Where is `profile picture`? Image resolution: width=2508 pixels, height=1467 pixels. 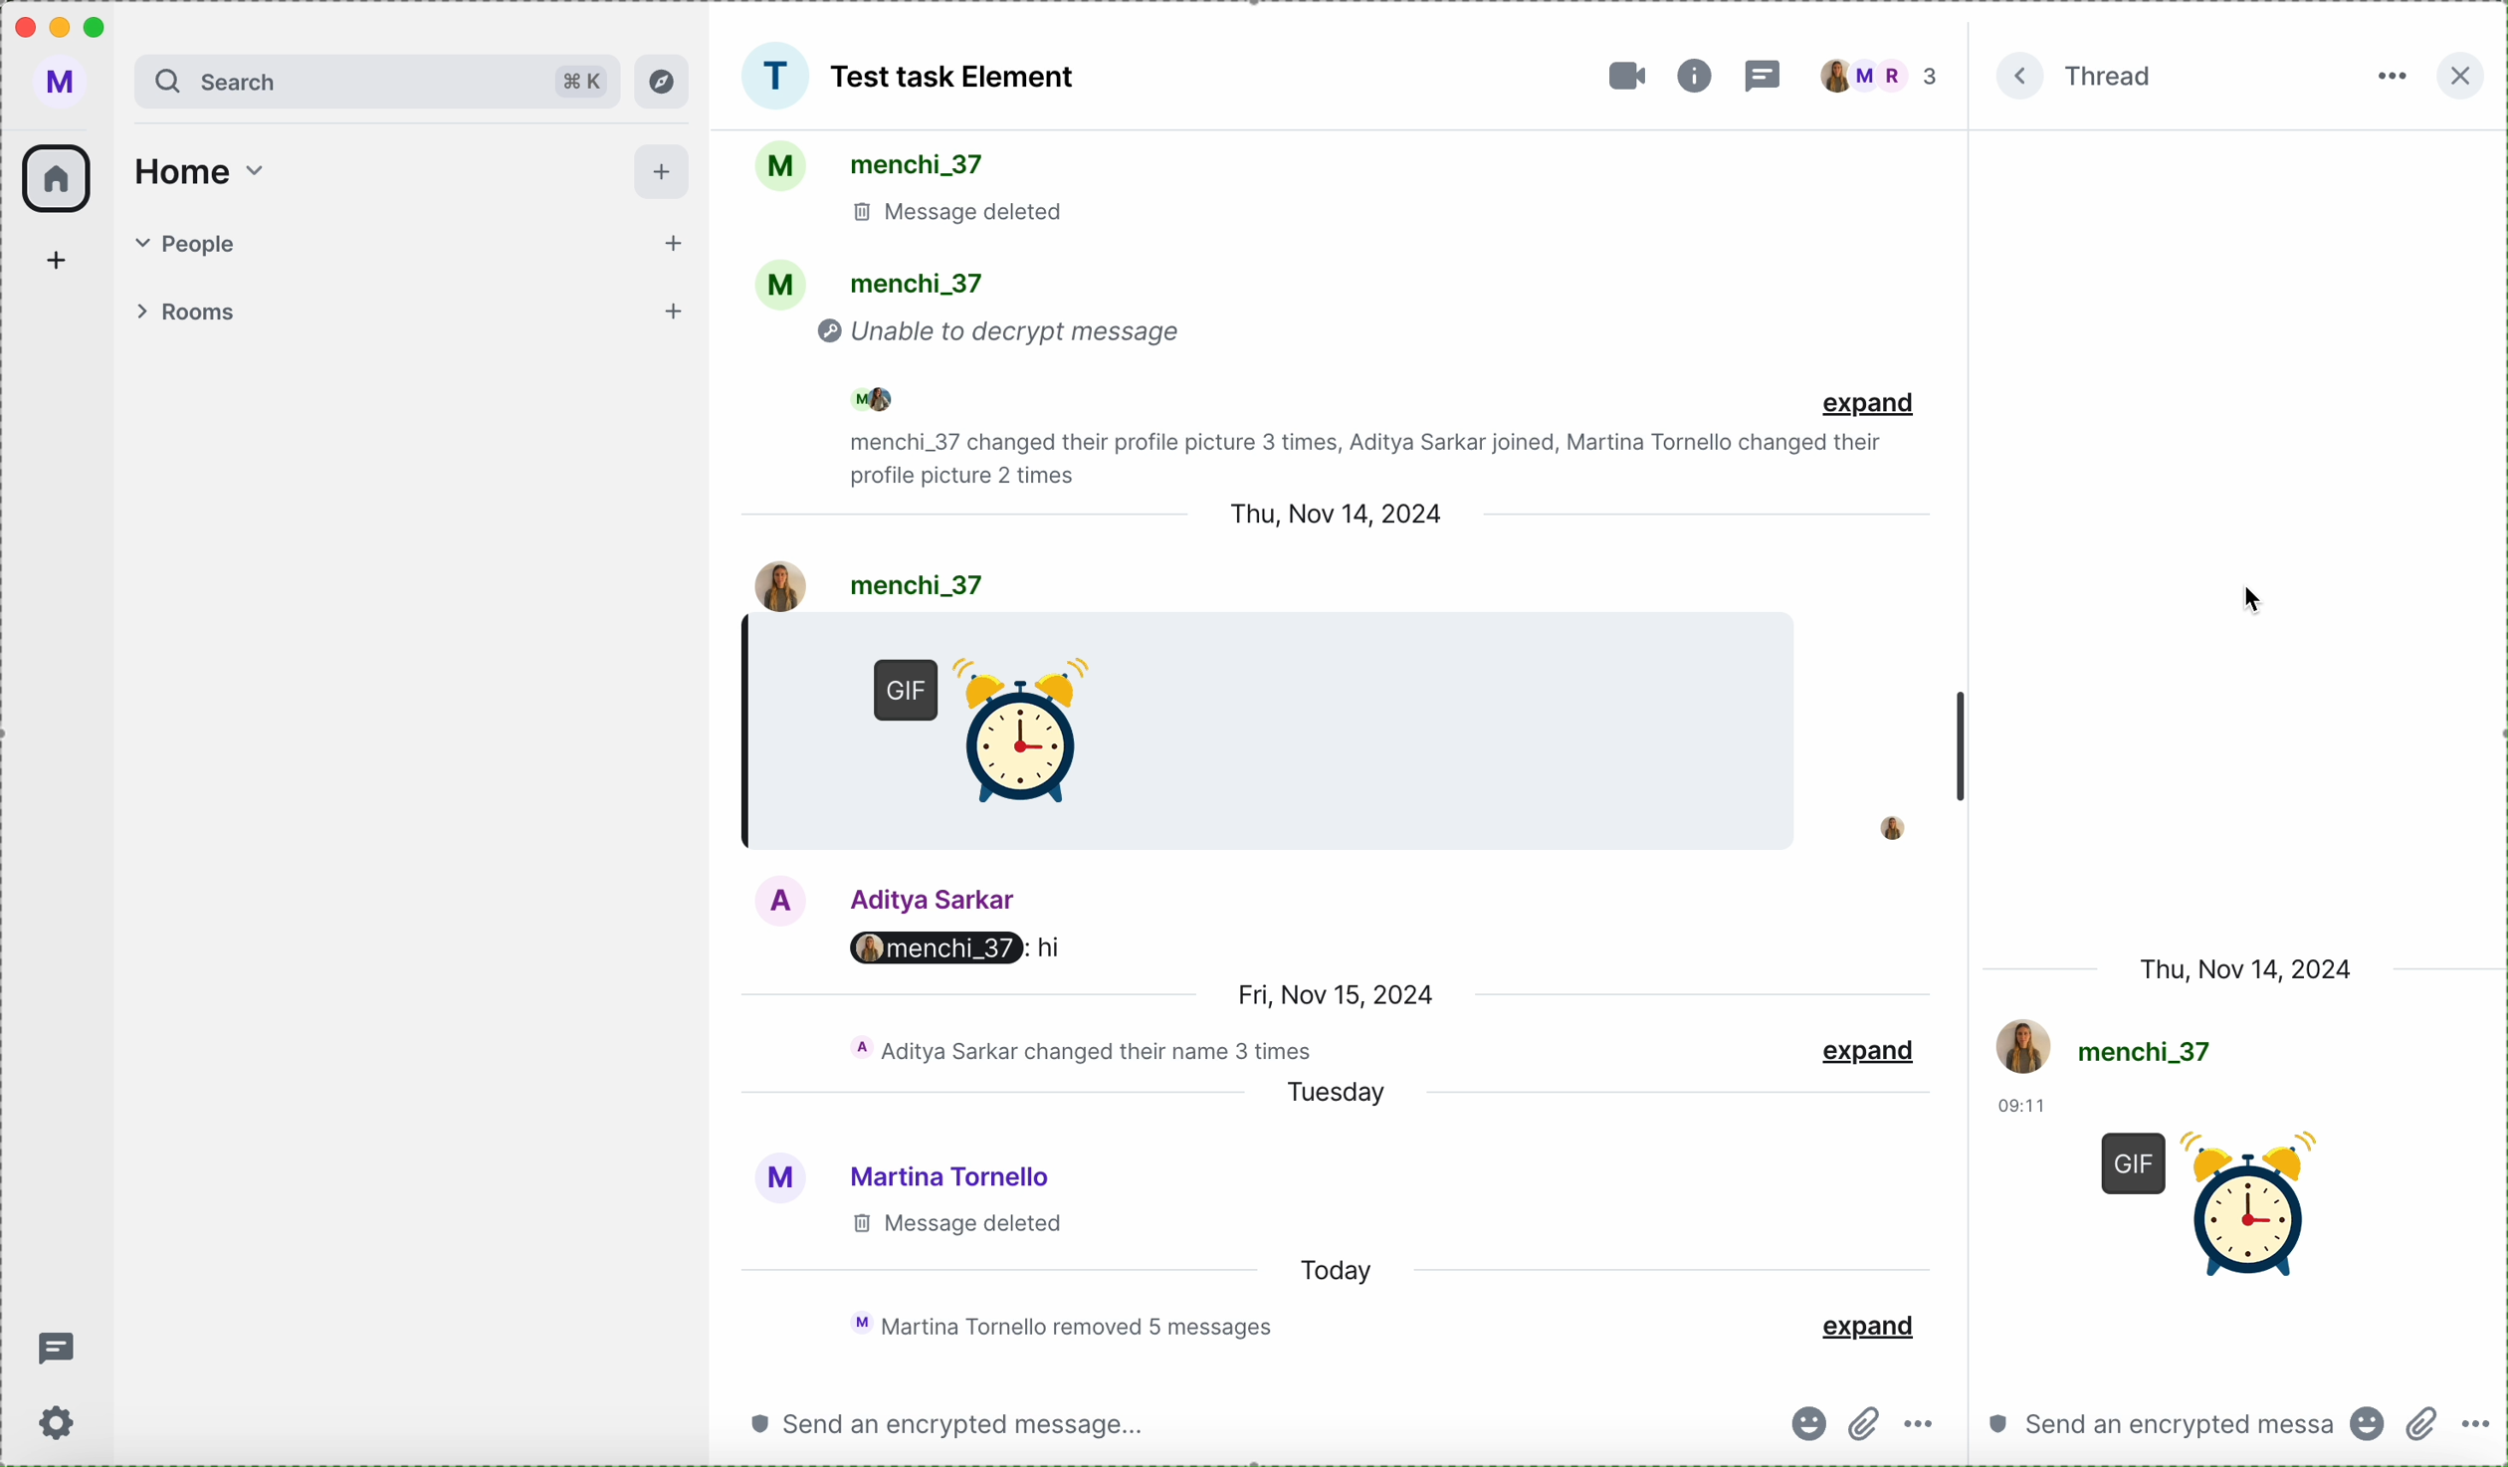
profile picture is located at coordinates (1879, 826).